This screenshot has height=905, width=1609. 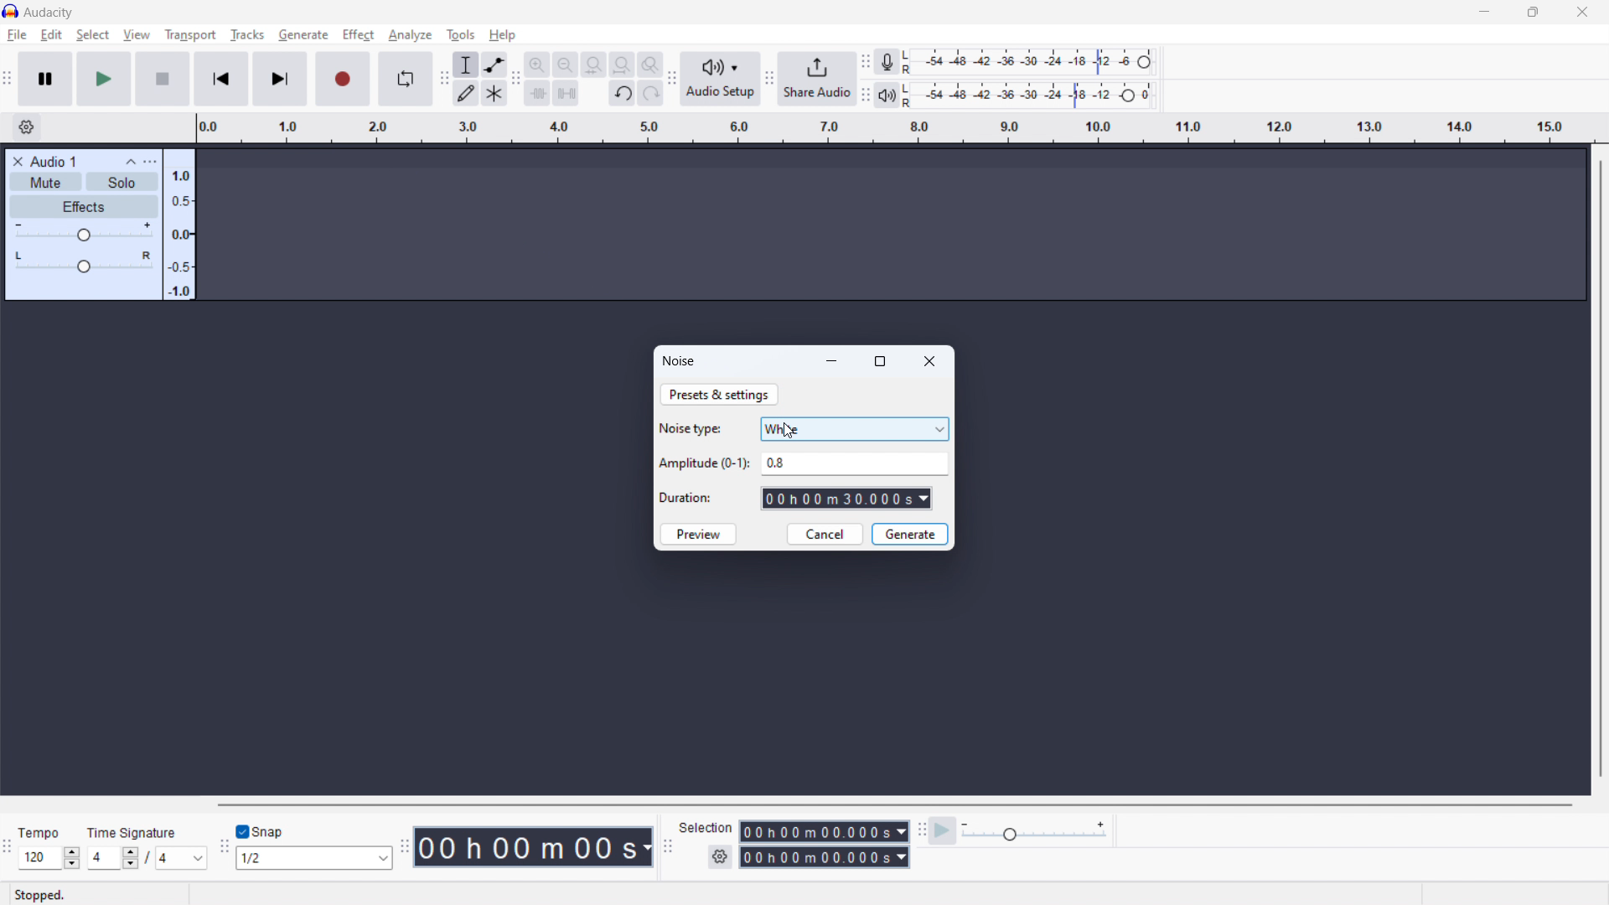 What do you see at coordinates (880, 363) in the screenshot?
I see `maximize` at bounding box center [880, 363].